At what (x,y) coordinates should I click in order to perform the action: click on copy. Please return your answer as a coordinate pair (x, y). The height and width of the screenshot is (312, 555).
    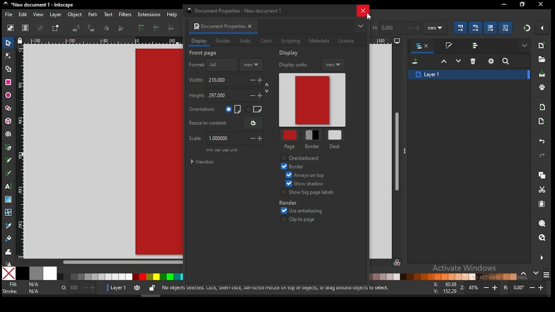
    Looking at the image, I should click on (542, 175).